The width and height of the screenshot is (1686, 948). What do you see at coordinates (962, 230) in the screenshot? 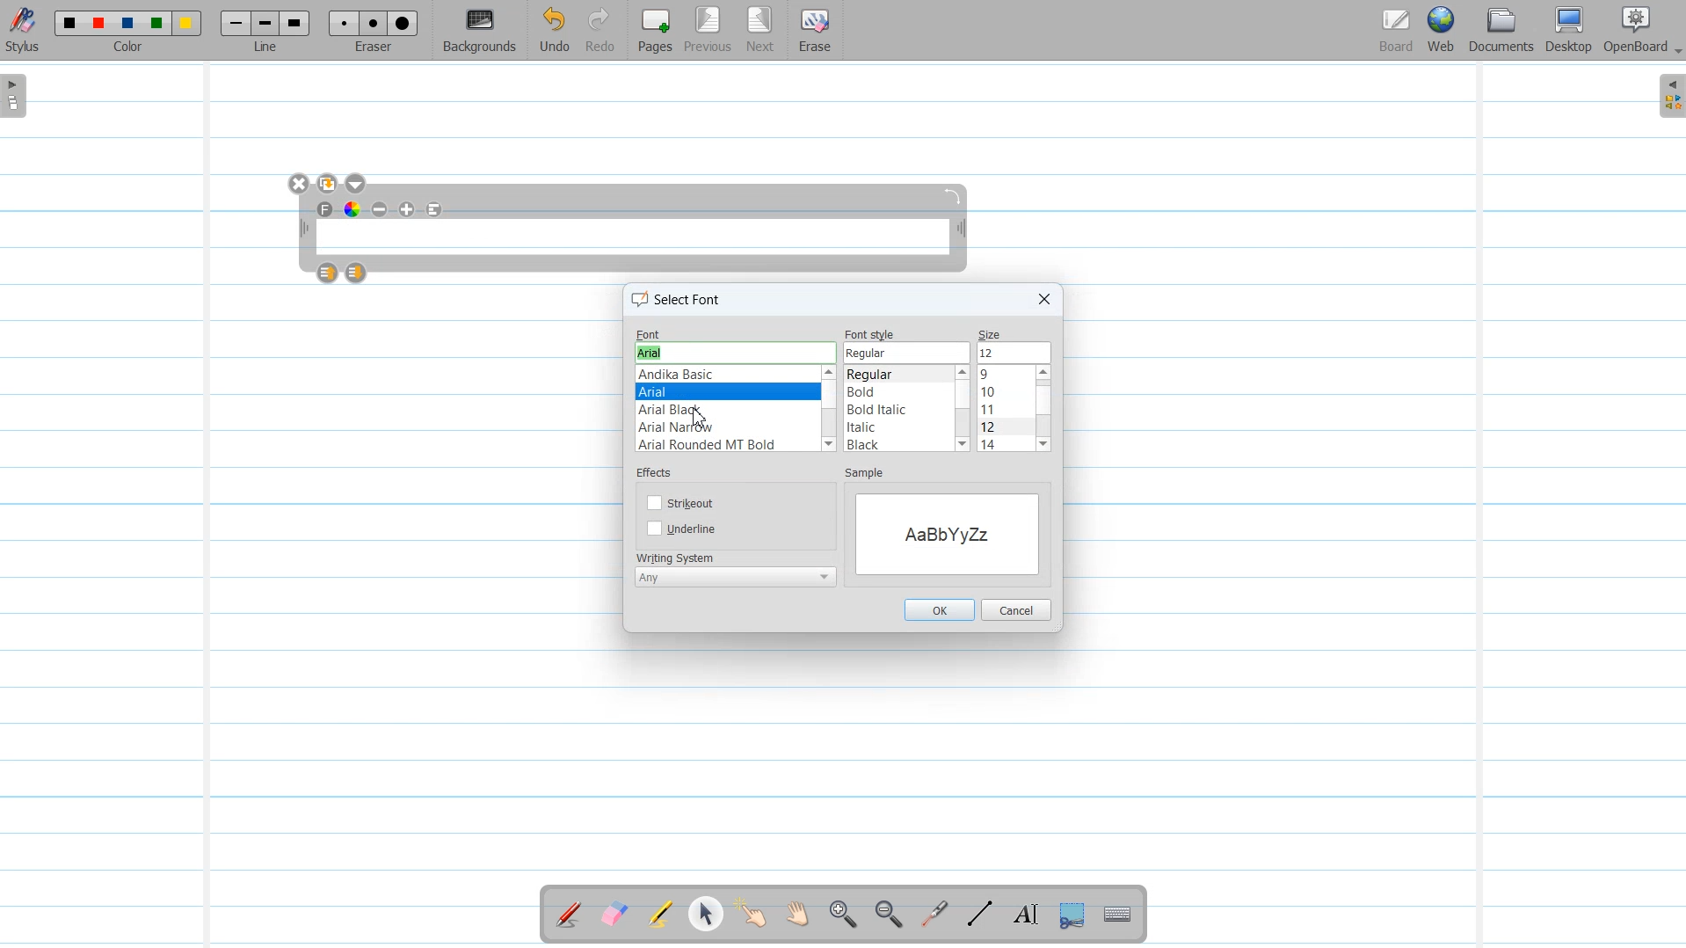
I see `Adjust width of text tool` at bounding box center [962, 230].